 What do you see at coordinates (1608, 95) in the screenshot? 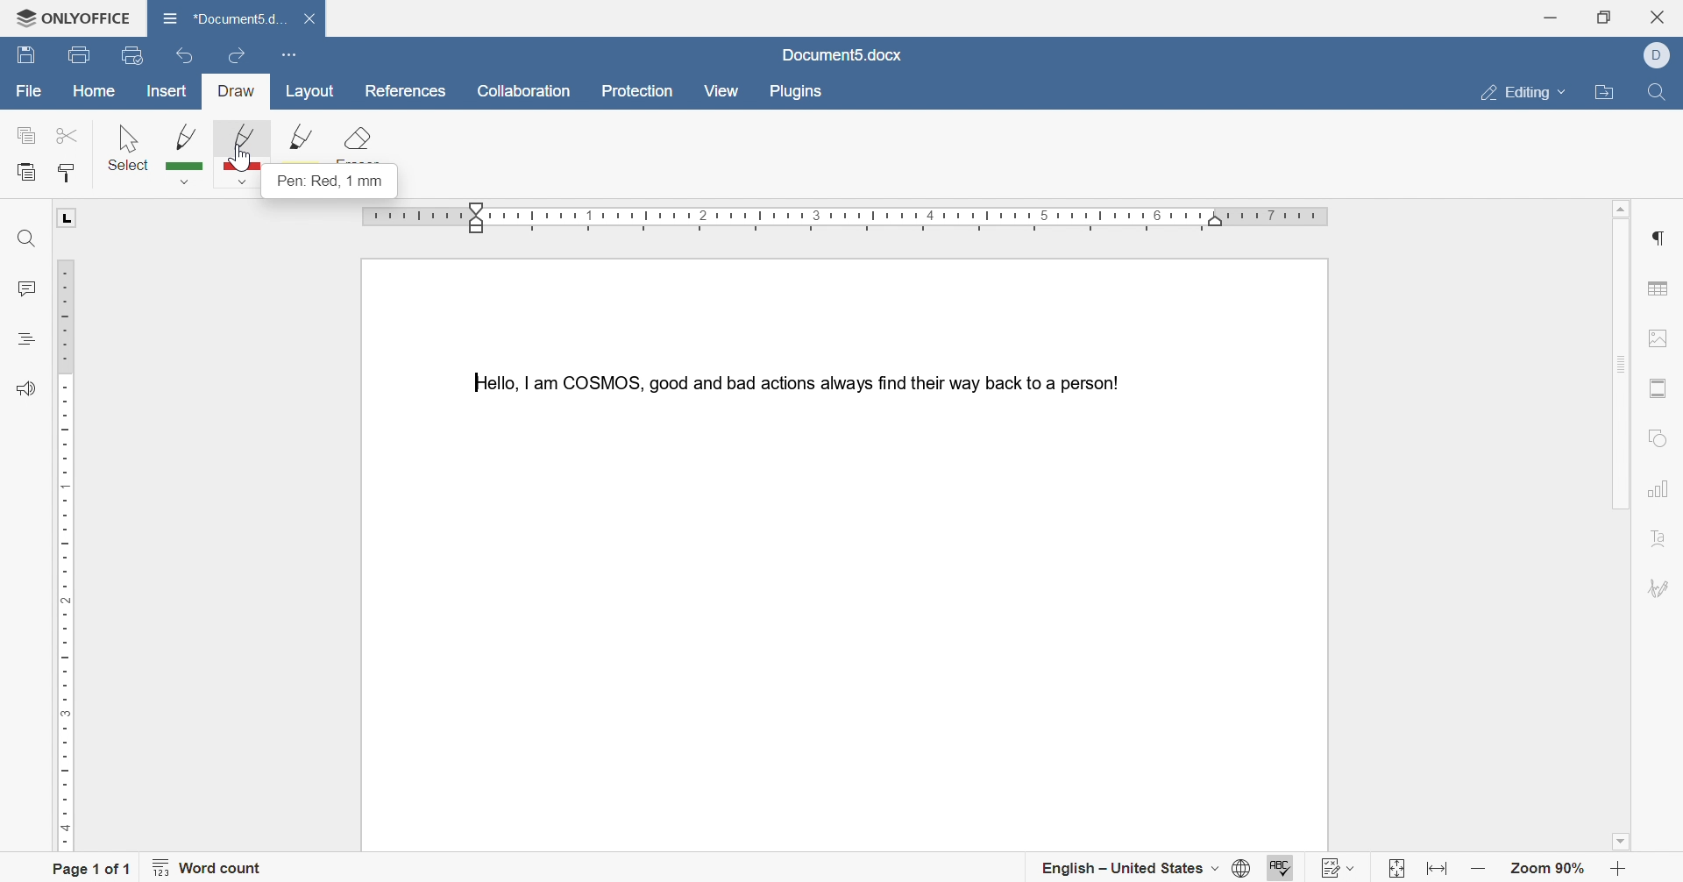
I see `open file location` at bounding box center [1608, 95].